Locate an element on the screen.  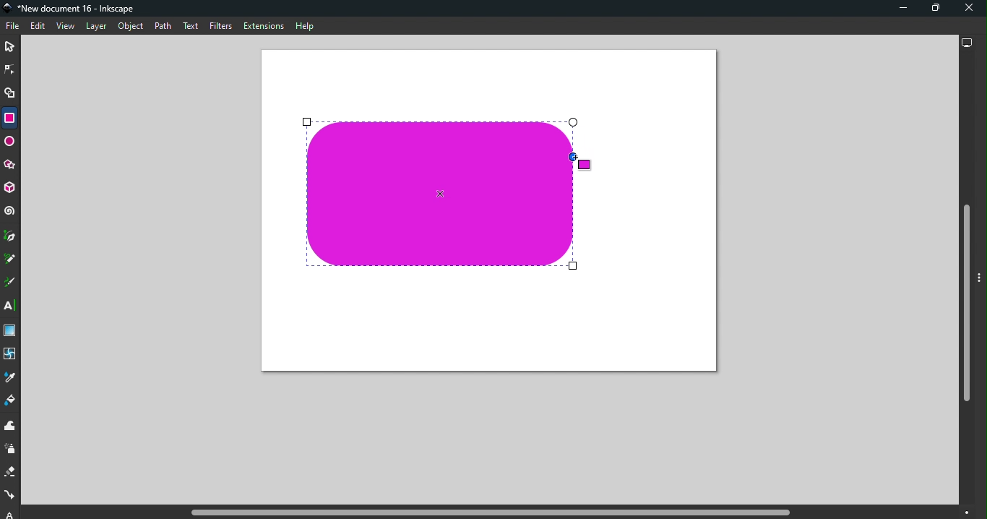
Vertical scroll bar is located at coordinates (965, 280).